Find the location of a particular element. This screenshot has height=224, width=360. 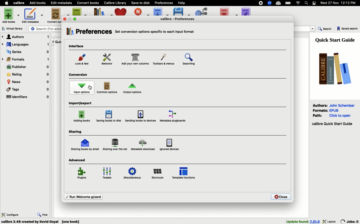

Interface is located at coordinates (78, 46).